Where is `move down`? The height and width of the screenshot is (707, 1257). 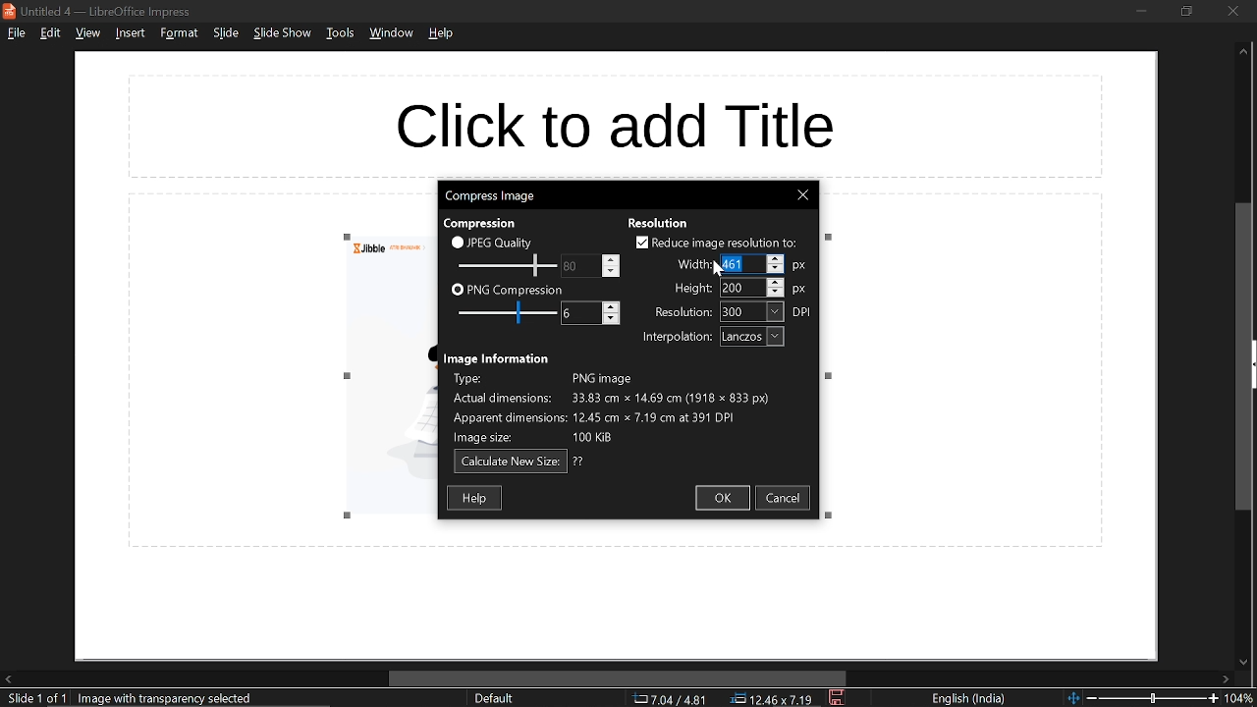 move down is located at coordinates (1241, 660).